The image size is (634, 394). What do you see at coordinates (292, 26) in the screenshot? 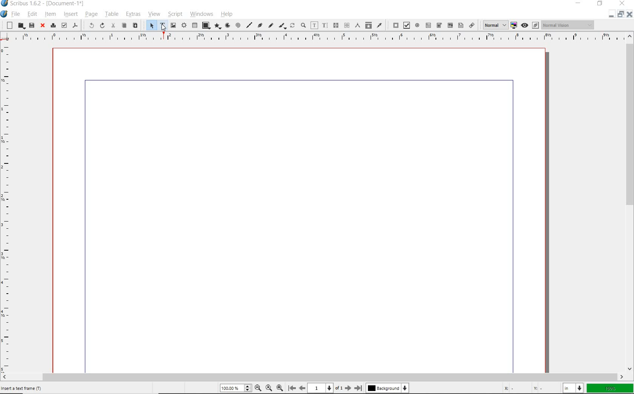
I see `rotate item` at bounding box center [292, 26].